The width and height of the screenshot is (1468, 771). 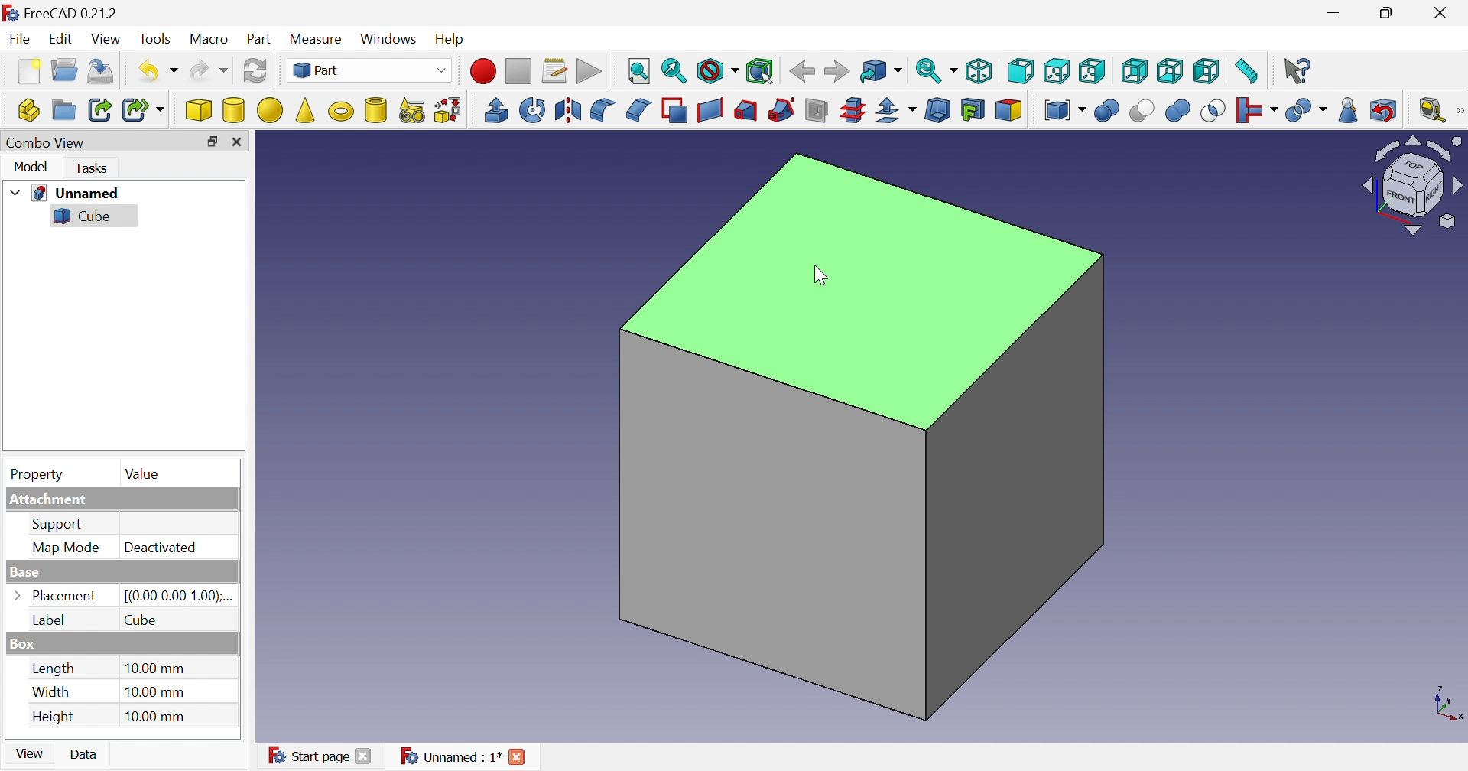 I want to click on Restore down, so click(x=1389, y=14).